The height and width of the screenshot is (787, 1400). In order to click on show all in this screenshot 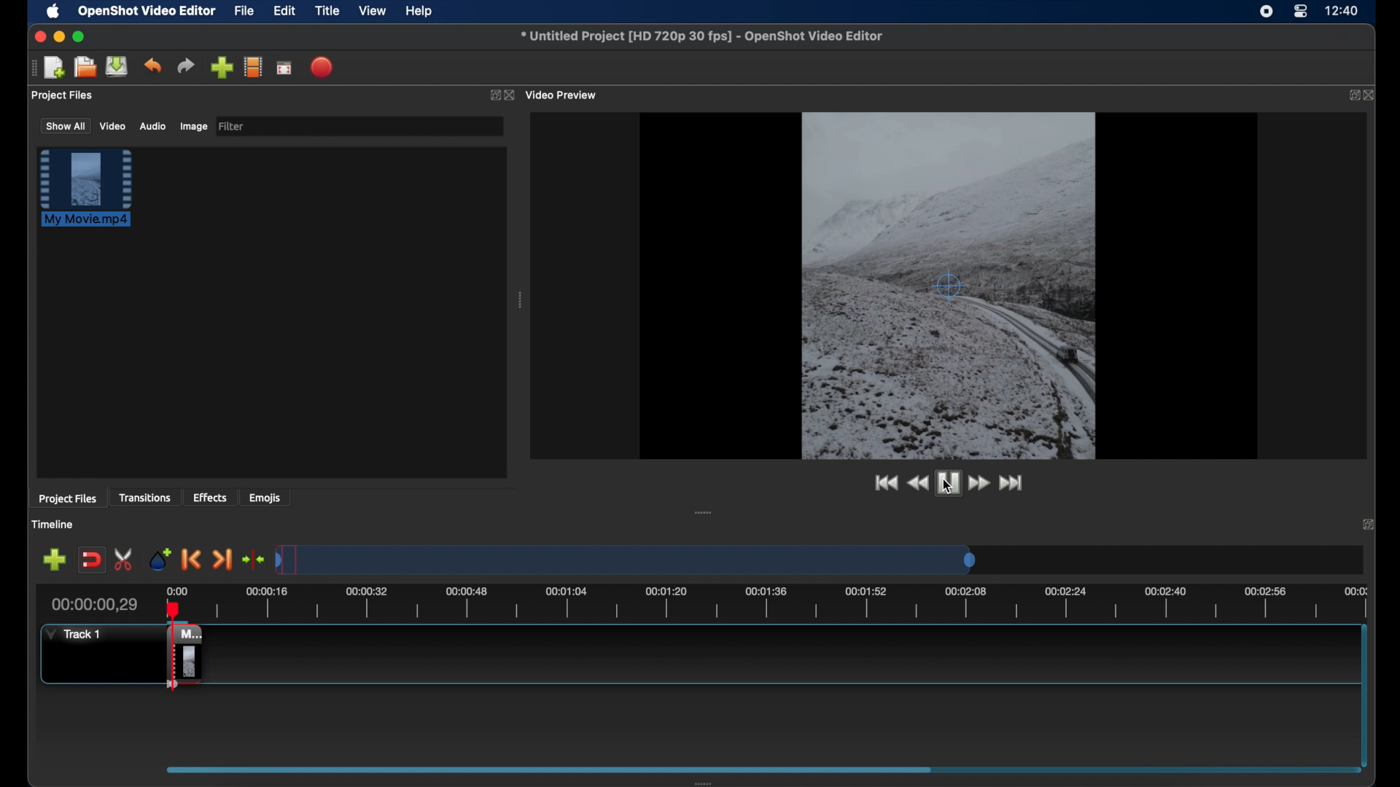, I will do `click(65, 125)`.